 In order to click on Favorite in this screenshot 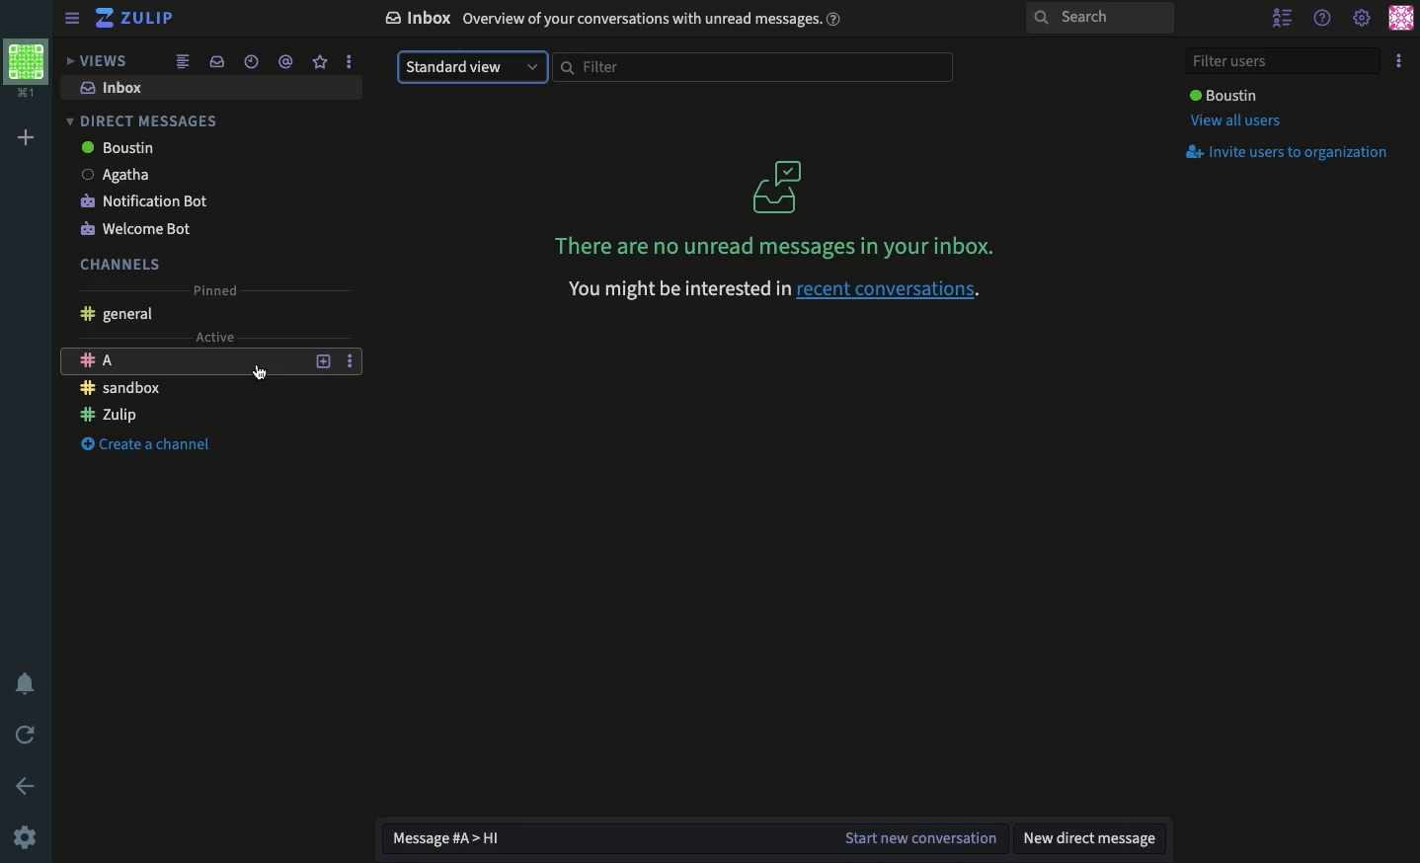, I will do `click(321, 61)`.